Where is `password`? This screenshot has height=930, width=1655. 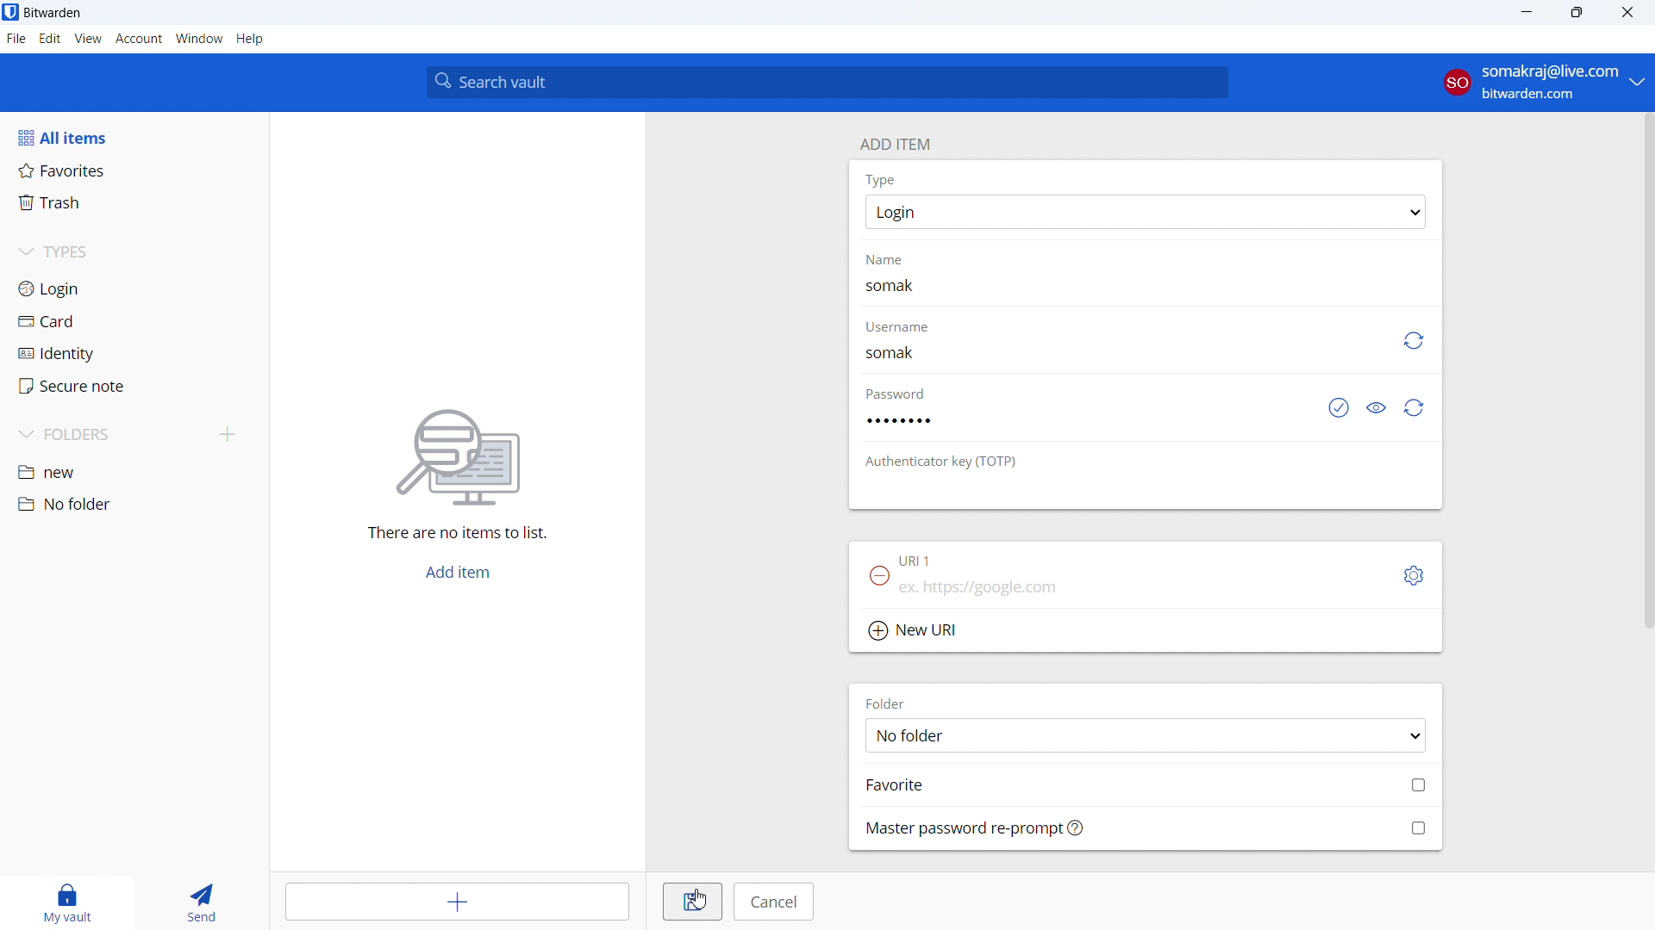
password is located at coordinates (894, 392).